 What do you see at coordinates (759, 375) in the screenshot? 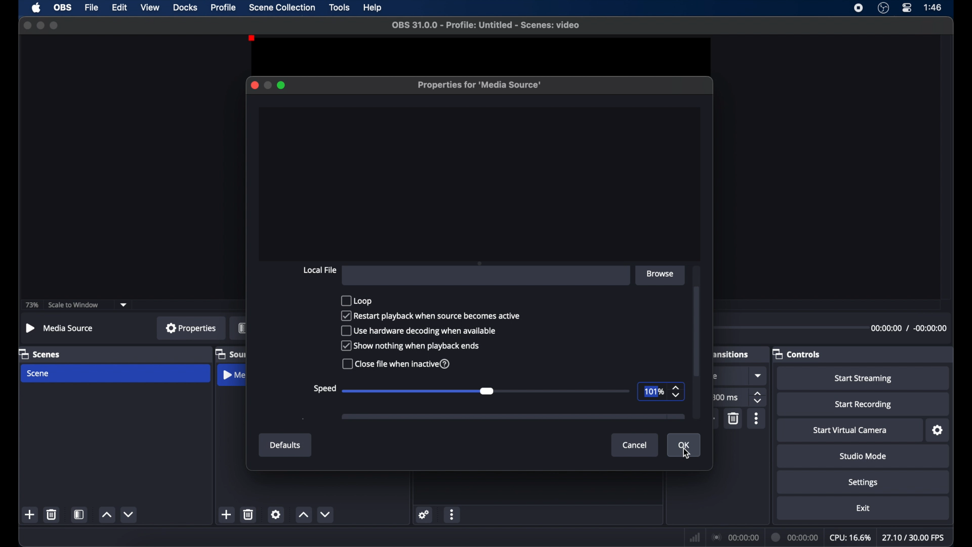
I see `dropdown` at bounding box center [759, 375].